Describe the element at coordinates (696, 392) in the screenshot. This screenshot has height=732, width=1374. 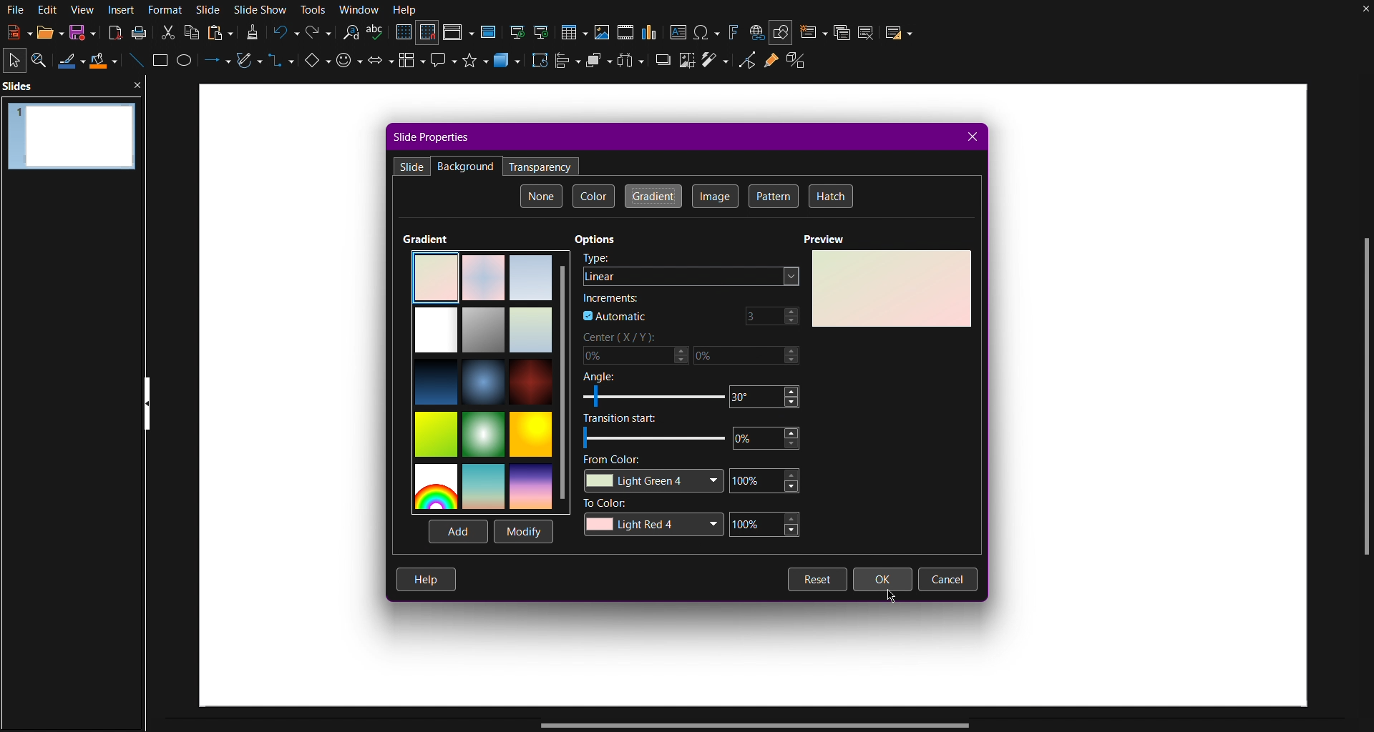
I see `Angle` at that location.